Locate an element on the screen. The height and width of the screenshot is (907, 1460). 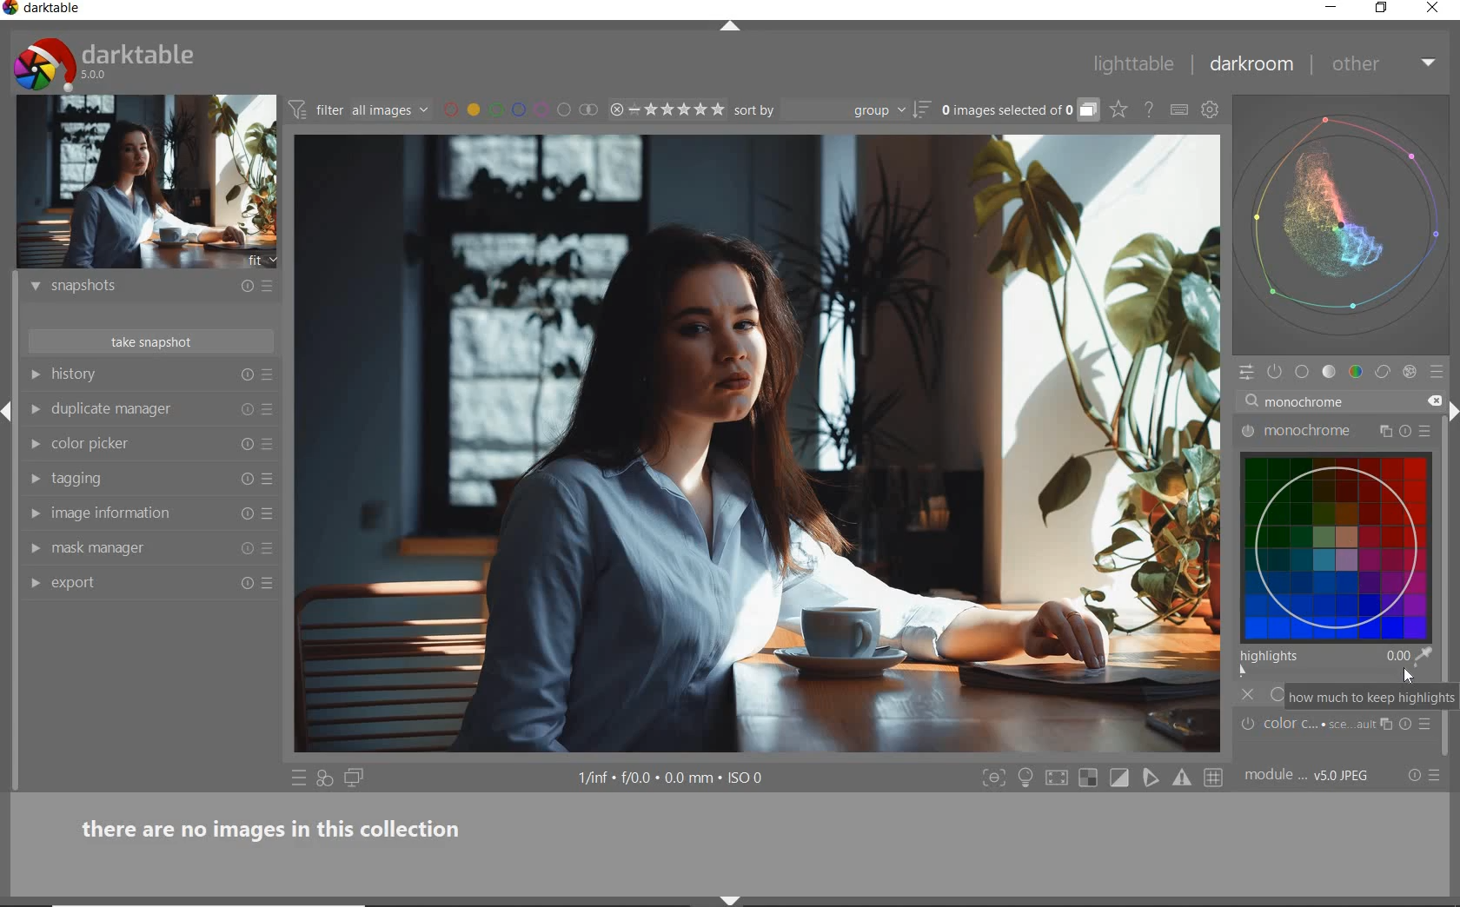
duplicate manager is located at coordinates (139, 410).